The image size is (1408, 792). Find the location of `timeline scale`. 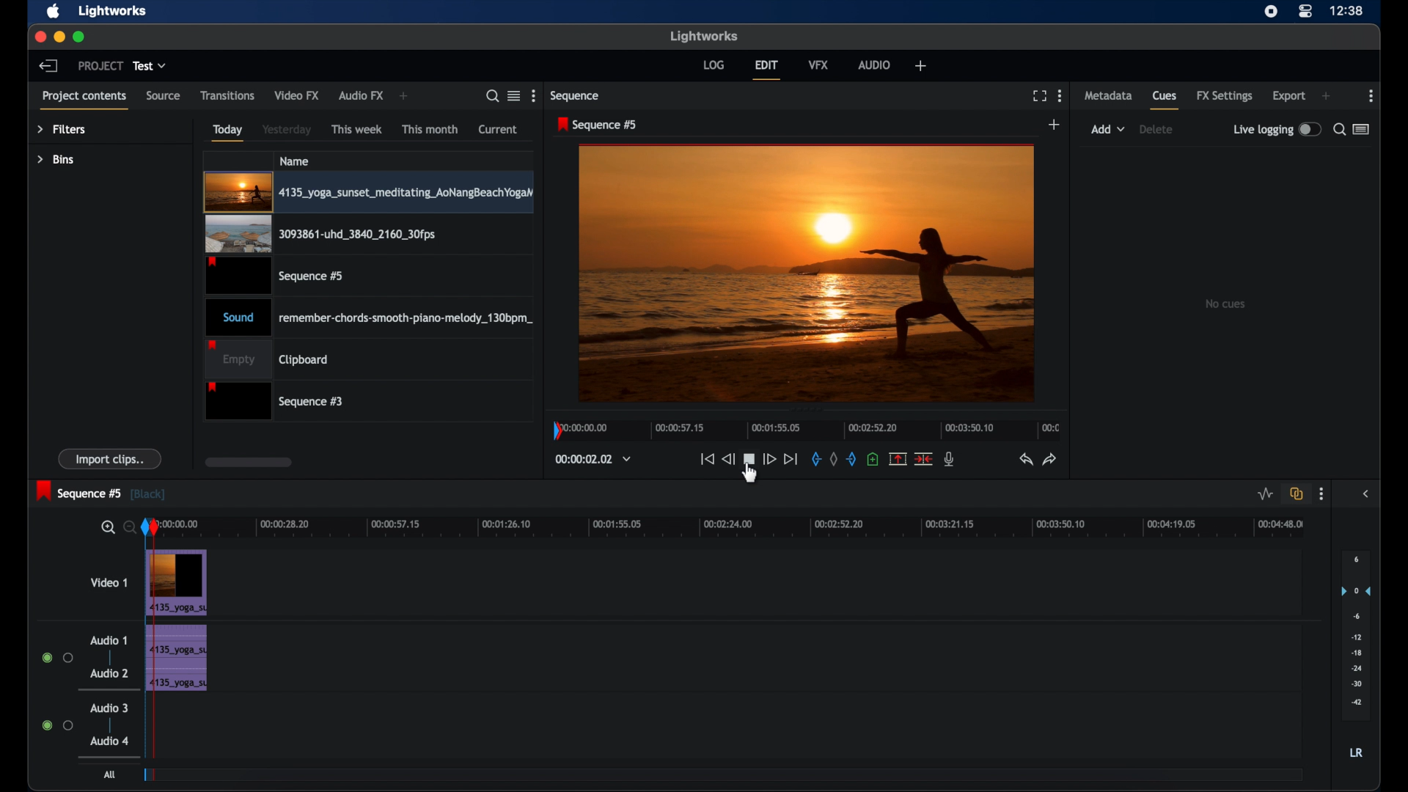

timeline scale is located at coordinates (771, 527).